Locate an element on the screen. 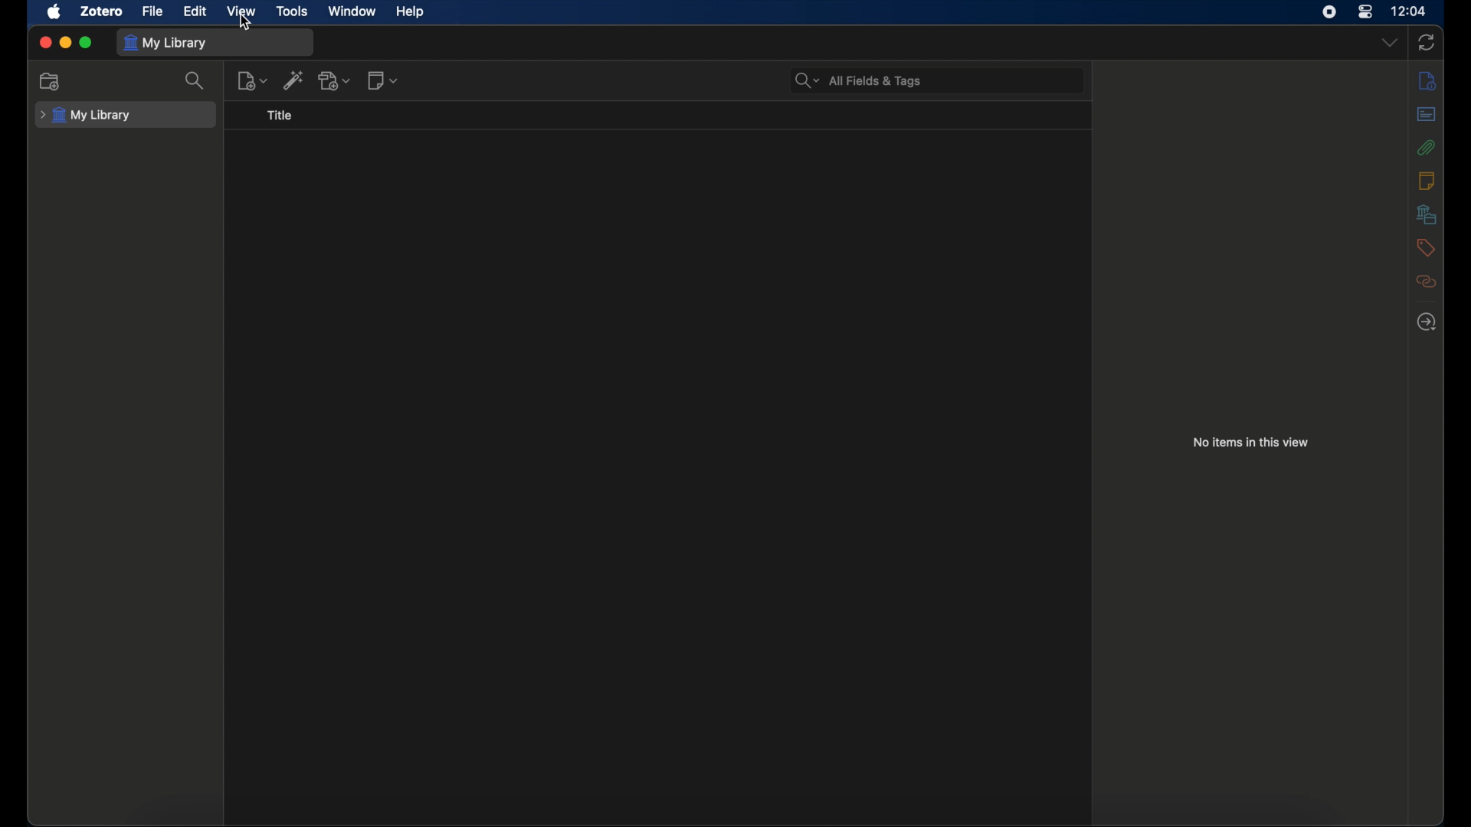 This screenshot has width=1471, height=827. screen recorder is located at coordinates (1329, 12).